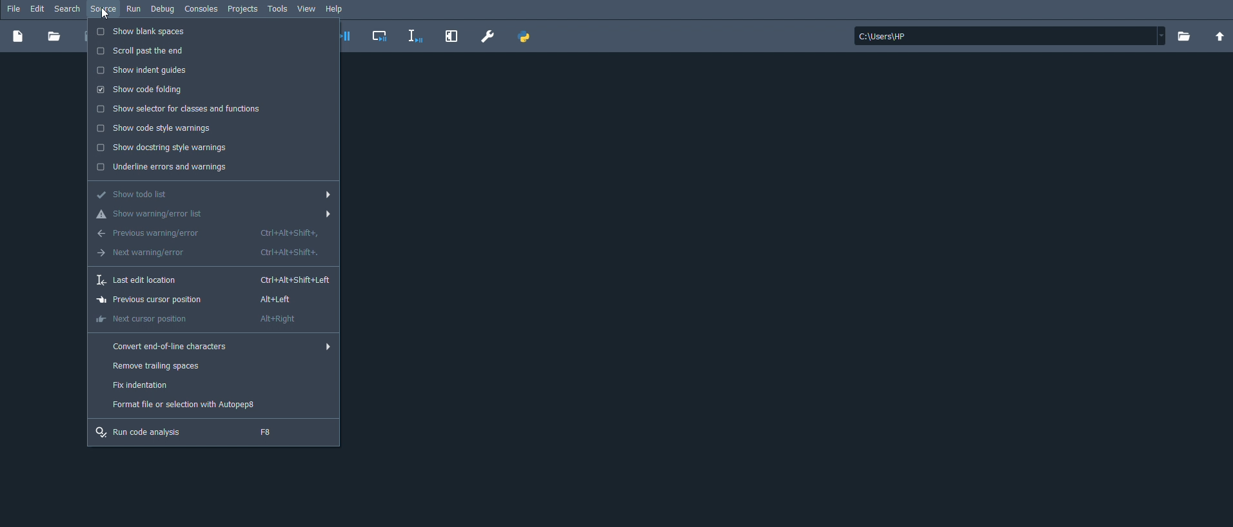 The image size is (1233, 527). Describe the element at coordinates (163, 168) in the screenshot. I see `Underline errors and warnings` at that location.